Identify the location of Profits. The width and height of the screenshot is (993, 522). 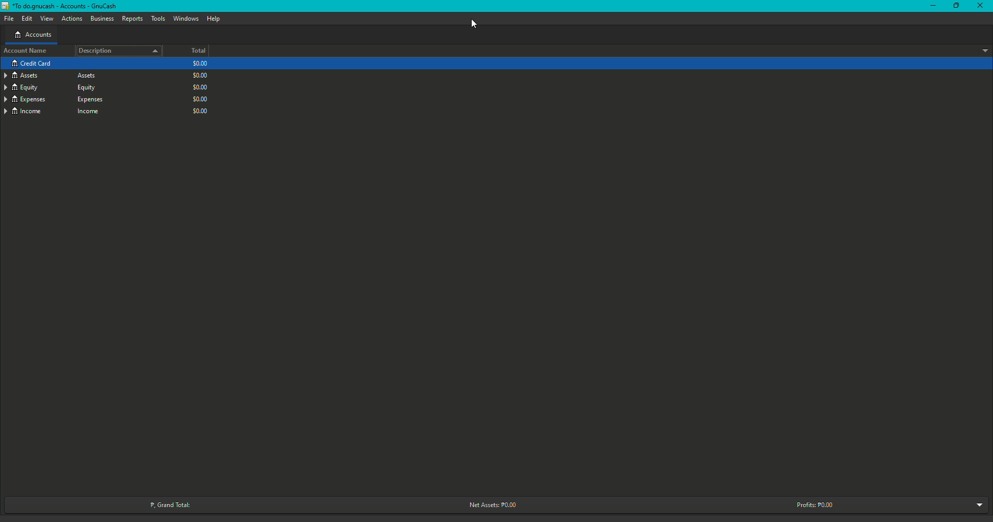
(810, 504).